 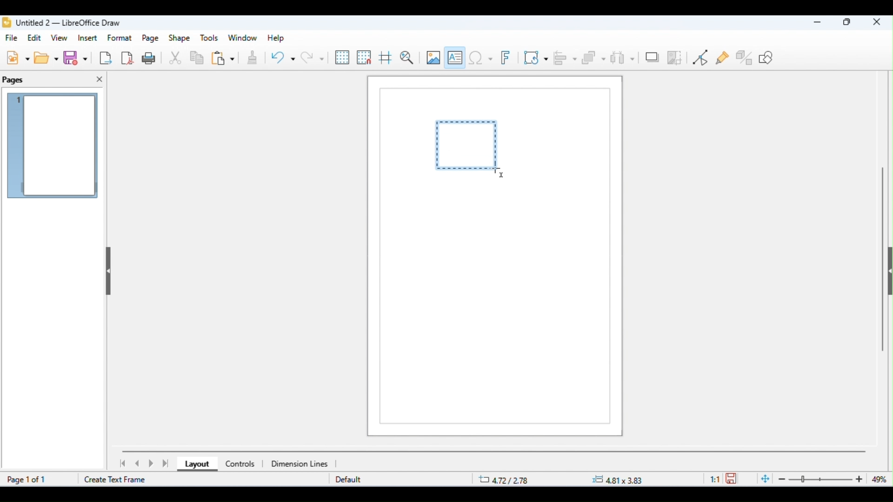 I want to click on insert, so click(x=87, y=38).